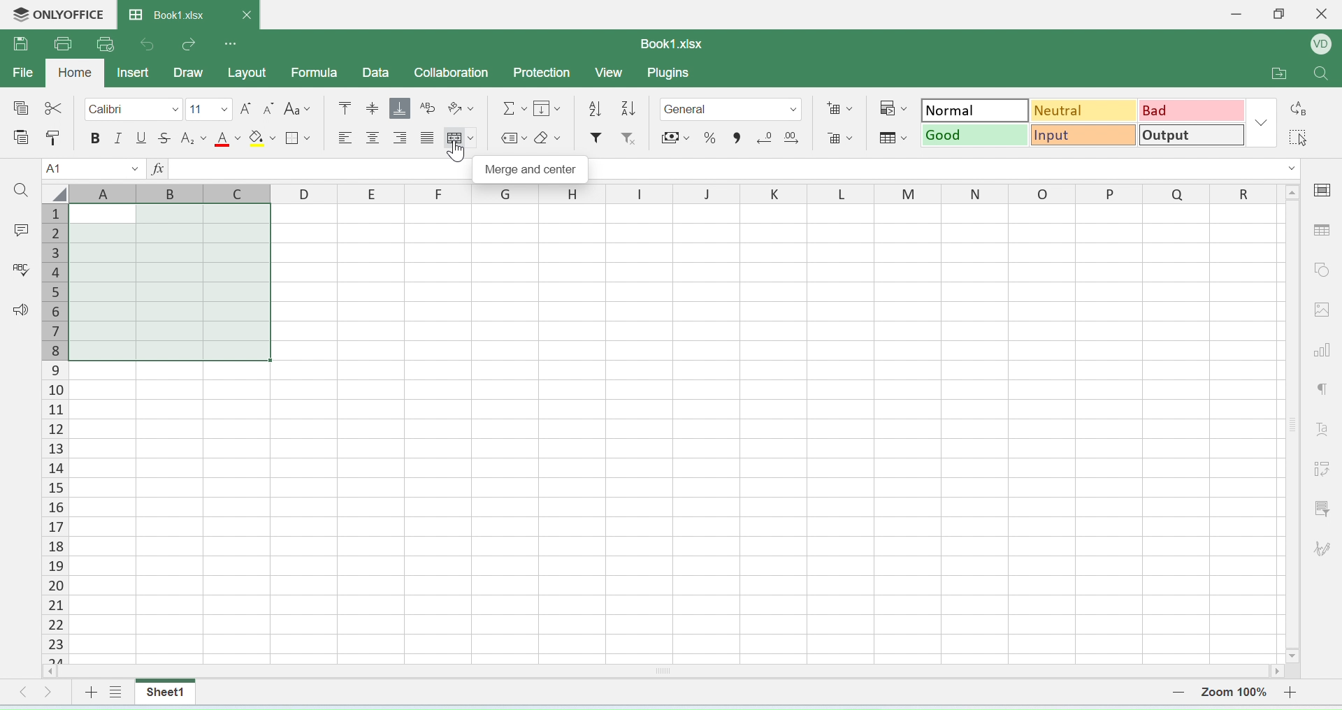 Image resolution: width=1342 pixels, height=710 pixels. What do you see at coordinates (1322, 43) in the screenshot?
I see `profile` at bounding box center [1322, 43].